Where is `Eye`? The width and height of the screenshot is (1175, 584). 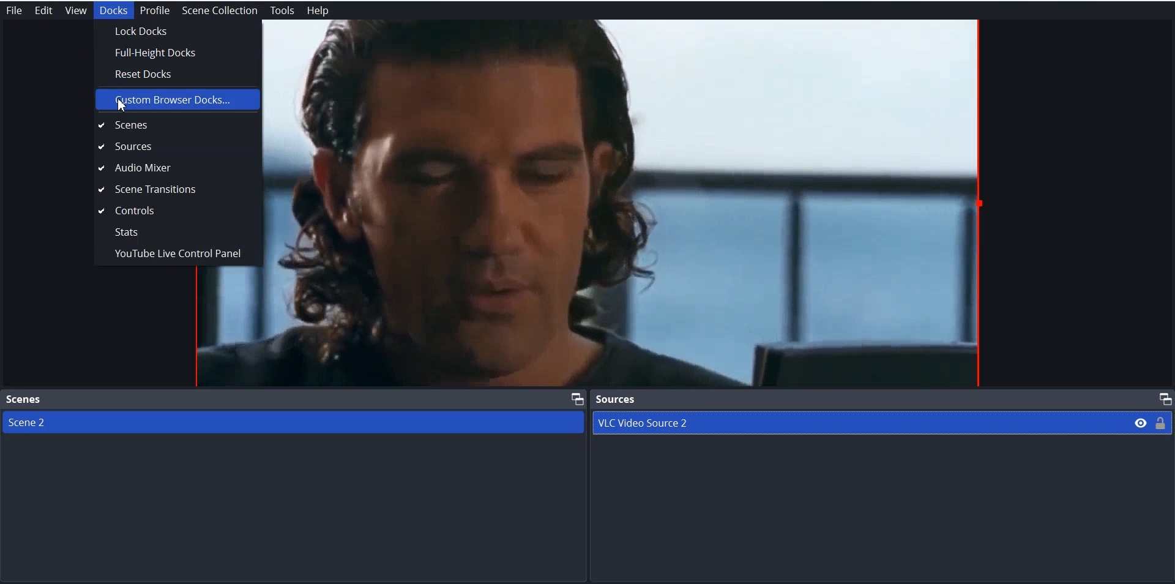 Eye is located at coordinates (1141, 422).